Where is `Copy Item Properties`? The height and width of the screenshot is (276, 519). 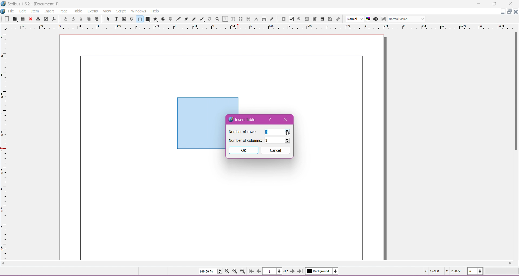
Copy Item Properties is located at coordinates (264, 19).